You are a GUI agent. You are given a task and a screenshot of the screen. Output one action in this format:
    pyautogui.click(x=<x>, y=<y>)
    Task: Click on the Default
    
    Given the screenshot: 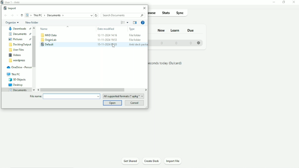 What is the action you would take?
    pyautogui.click(x=48, y=45)
    